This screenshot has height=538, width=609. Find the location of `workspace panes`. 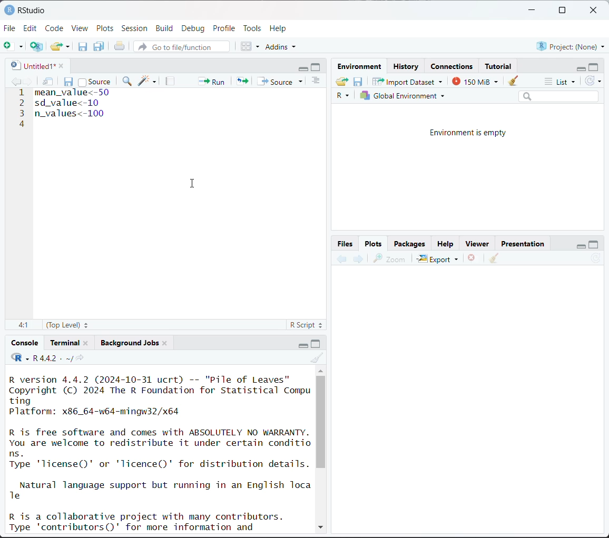

workspace panes is located at coordinates (251, 46).